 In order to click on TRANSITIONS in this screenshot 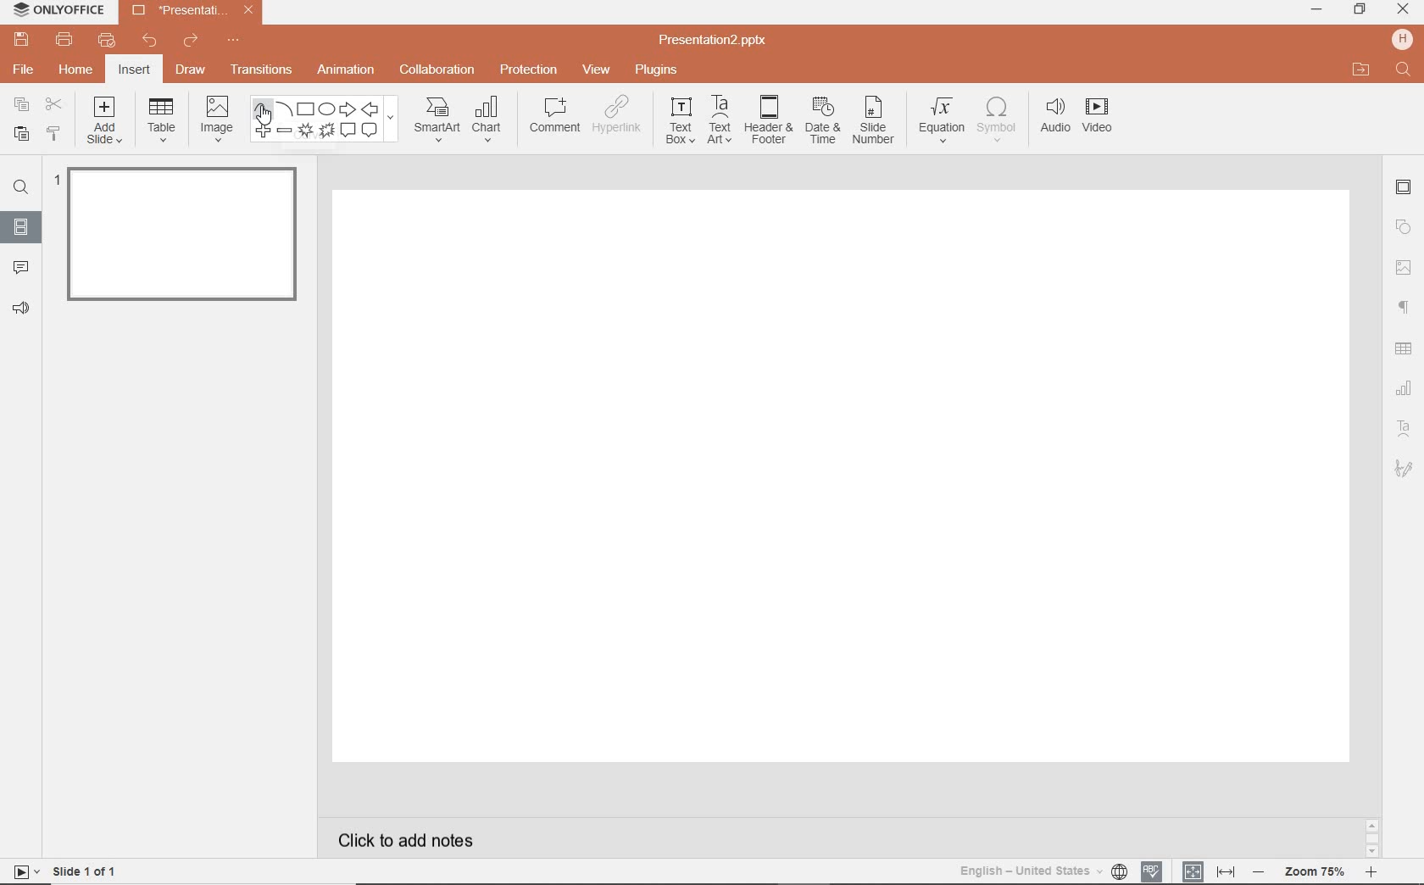, I will do `click(264, 71)`.